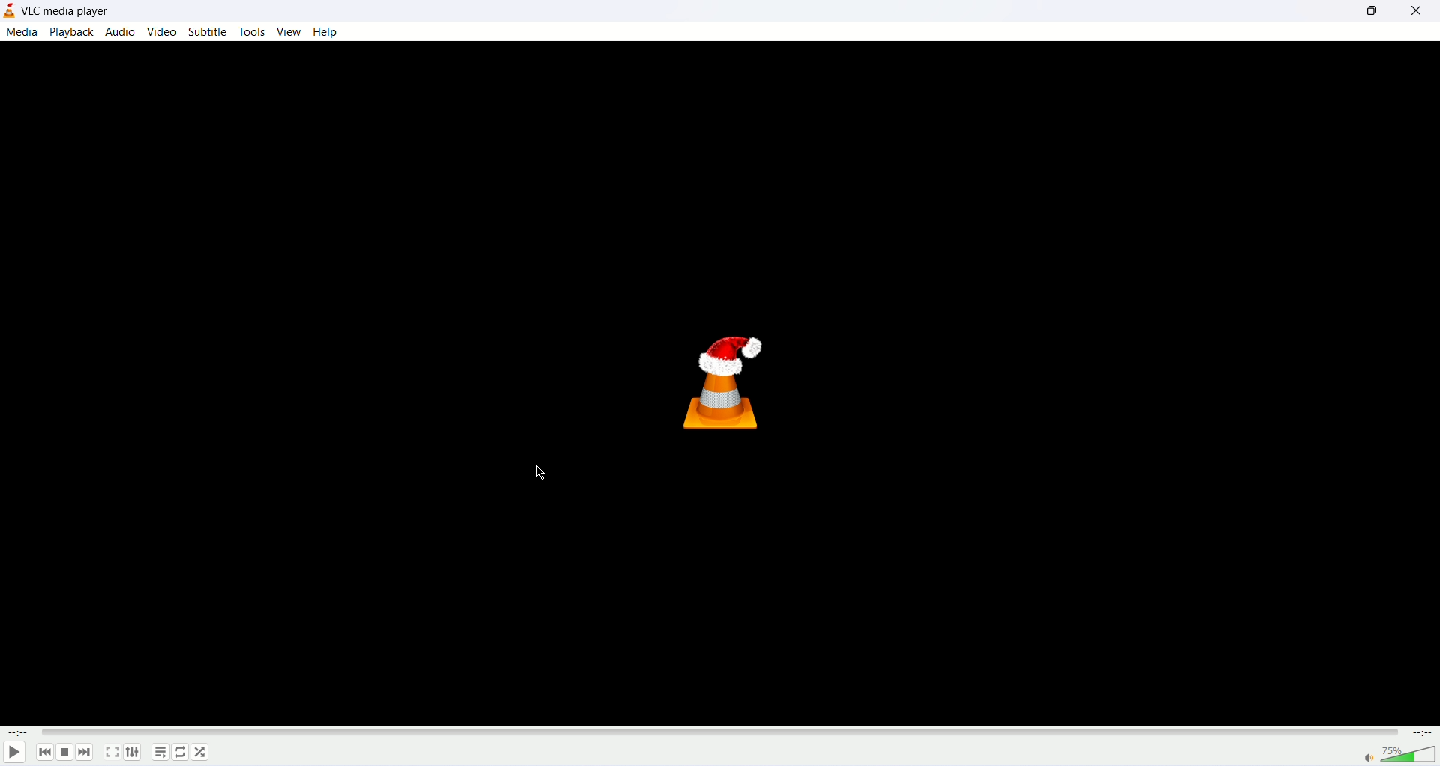  I want to click on maximize, so click(1378, 10).